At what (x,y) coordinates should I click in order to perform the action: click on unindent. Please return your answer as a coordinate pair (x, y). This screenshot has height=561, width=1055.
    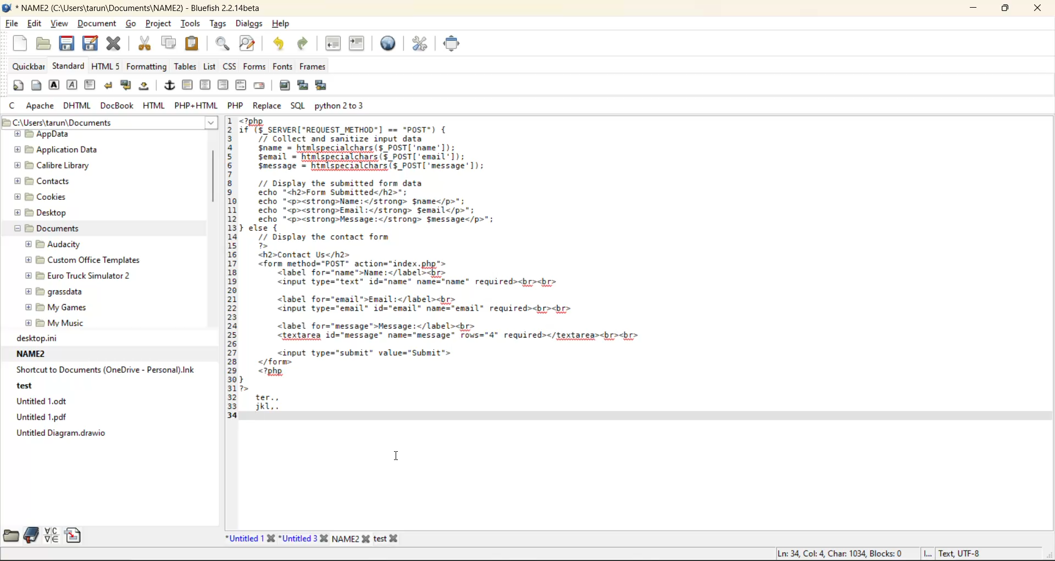
    Looking at the image, I should click on (333, 43).